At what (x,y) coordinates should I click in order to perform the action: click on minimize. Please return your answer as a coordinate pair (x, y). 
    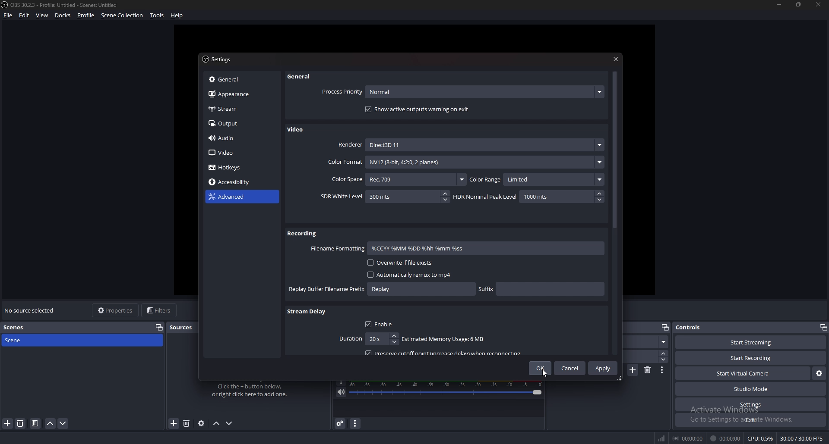
    Looking at the image, I should click on (779, 4).